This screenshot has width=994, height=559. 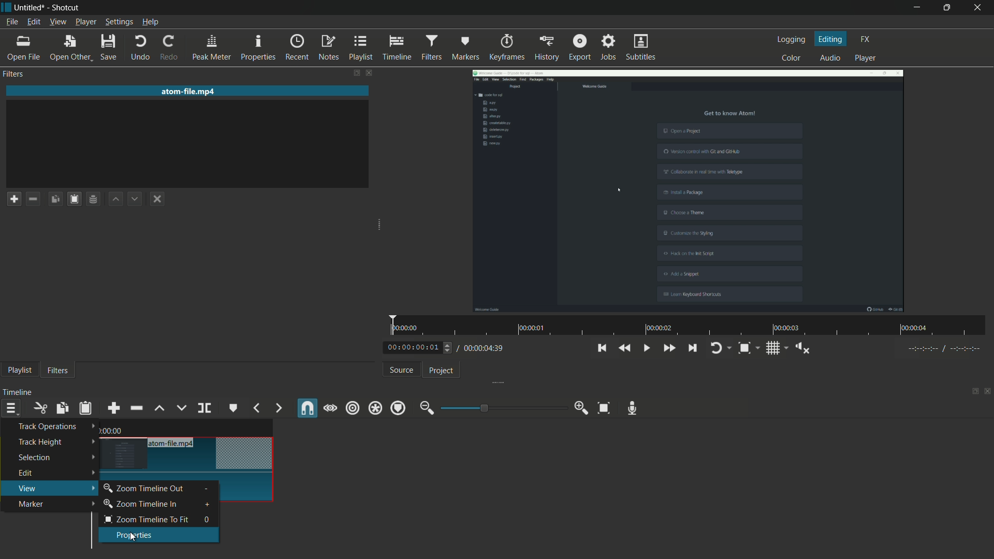 I want to click on imported file, so click(x=689, y=190).